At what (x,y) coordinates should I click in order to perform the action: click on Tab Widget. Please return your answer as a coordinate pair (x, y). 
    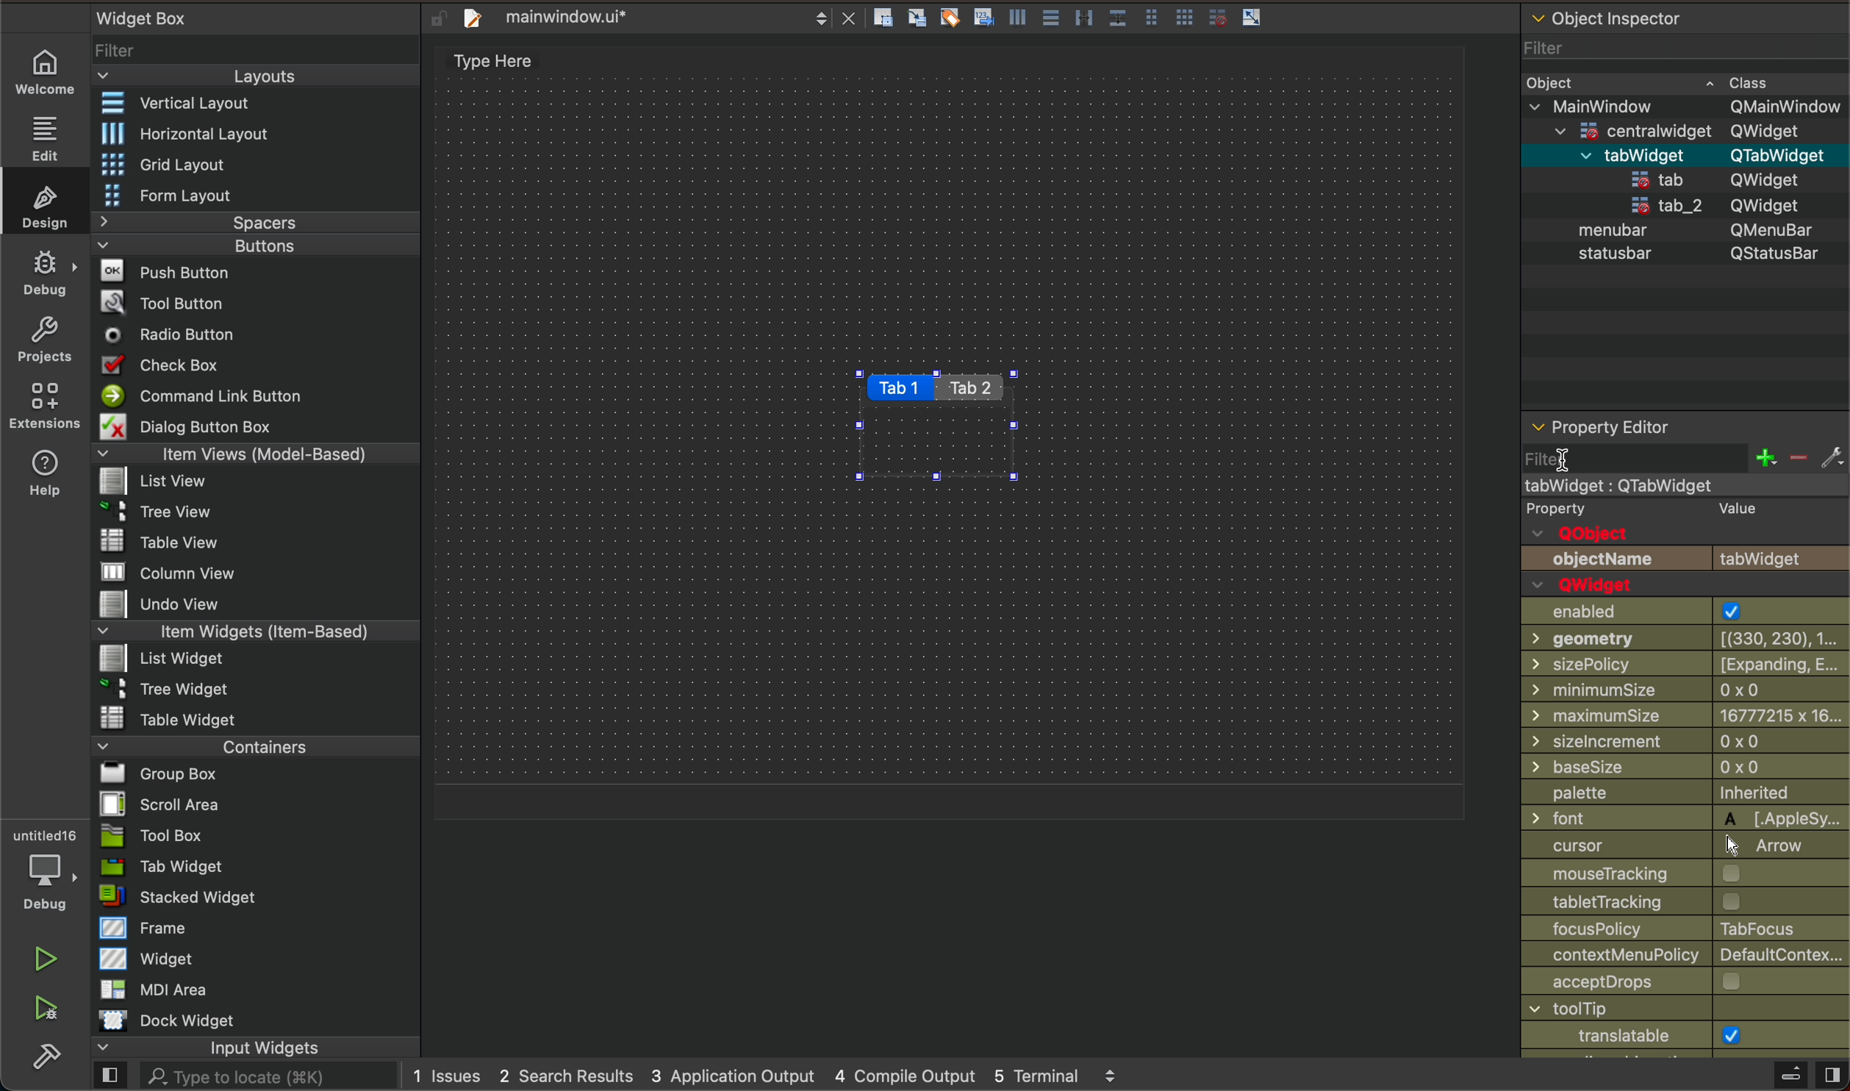
    Looking at the image, I should click on (174, 867).